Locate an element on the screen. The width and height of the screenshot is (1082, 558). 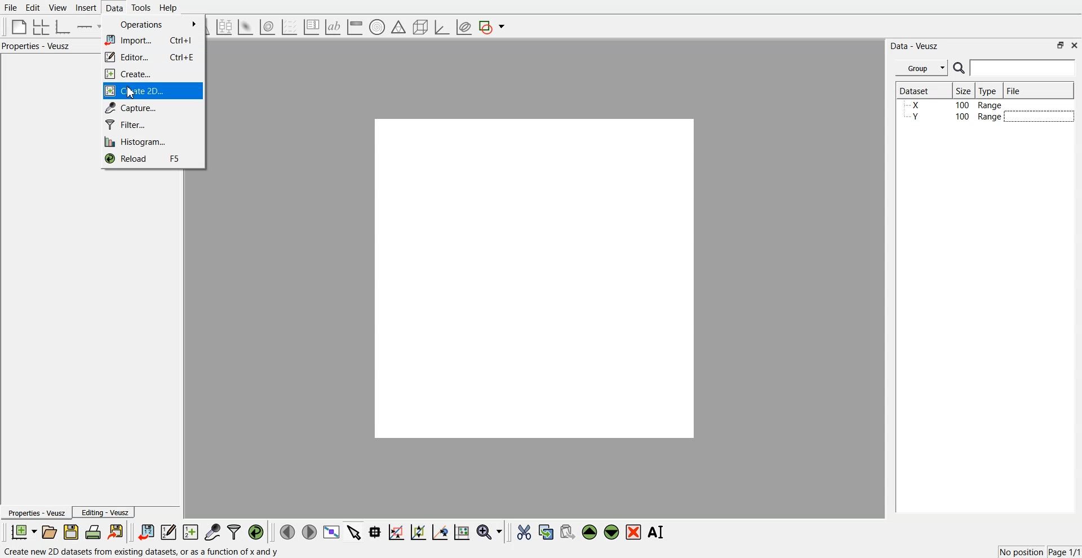
Import dataset from veusz is located at coordinates (146, 532).